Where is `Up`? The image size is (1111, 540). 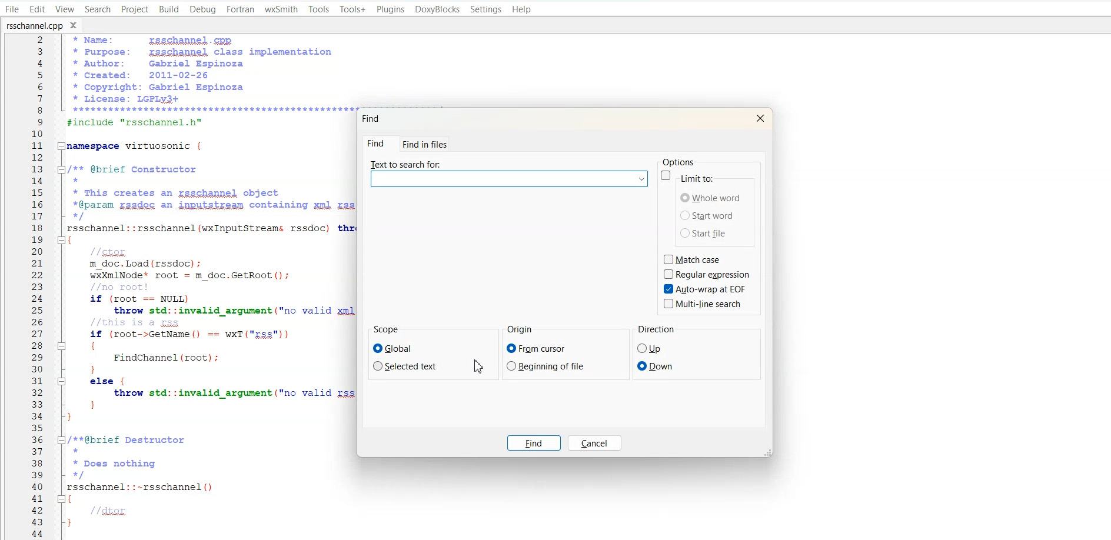 Up is located at coordinates (650, 348).